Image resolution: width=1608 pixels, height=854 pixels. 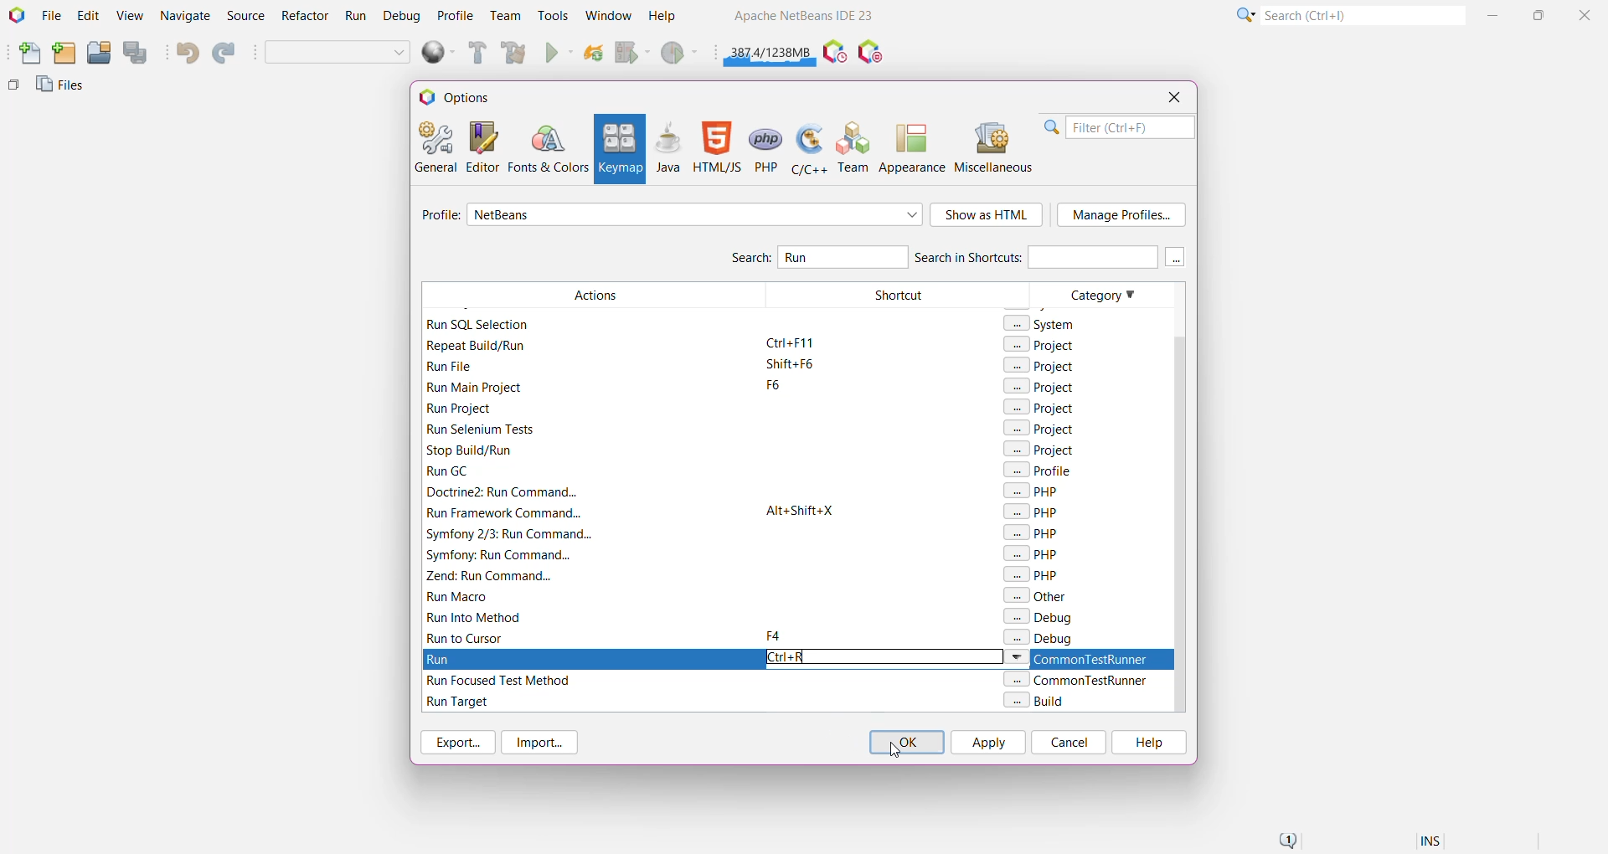 I want to click on HTML/JS, so click(x=716, y=147).